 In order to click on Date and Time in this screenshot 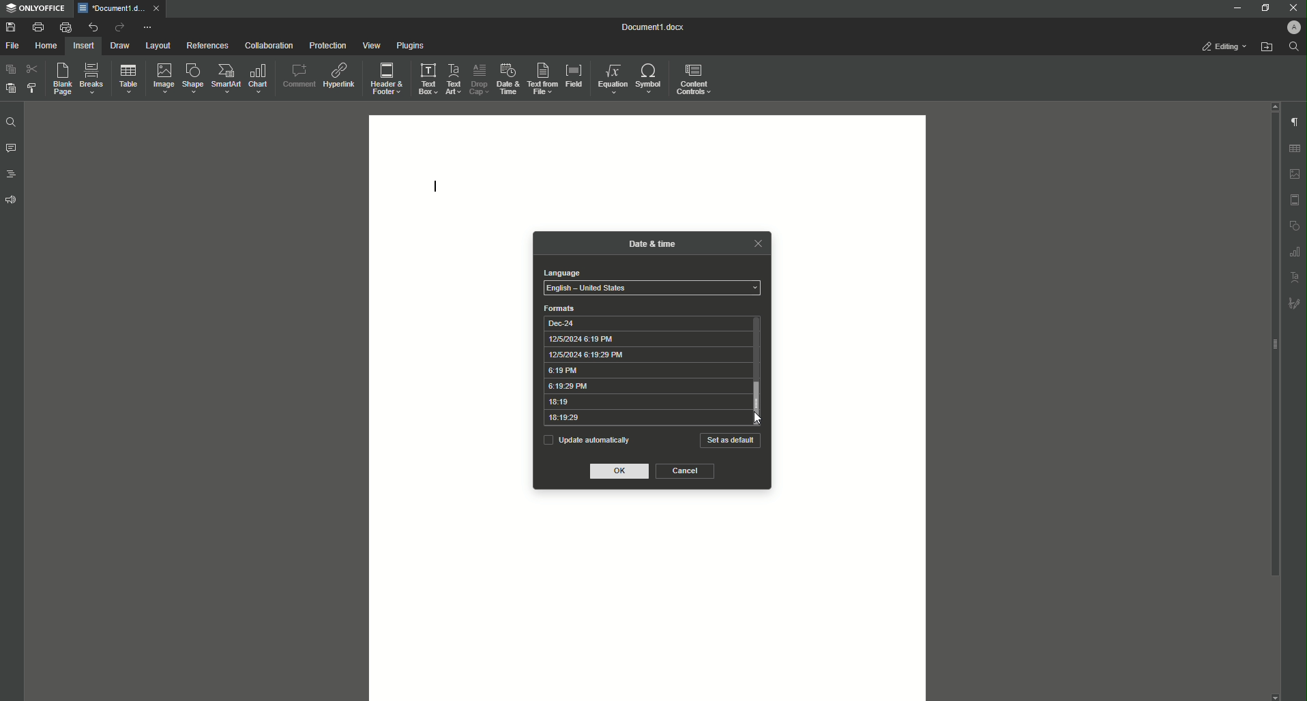, I will do `click(506, 78)`.